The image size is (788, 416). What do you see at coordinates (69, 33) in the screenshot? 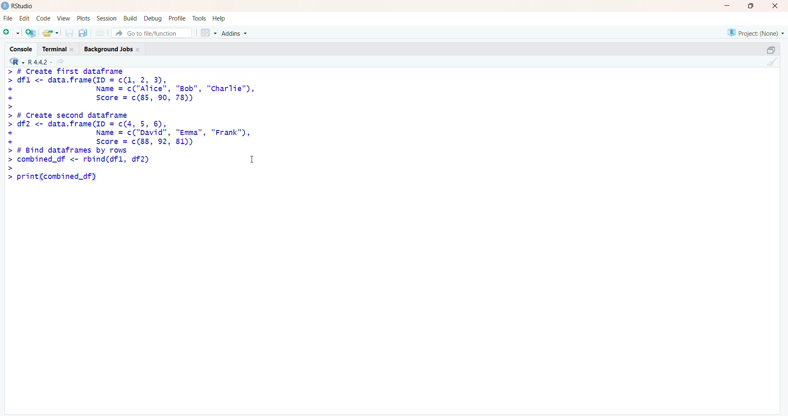
I see `save current document` at bounding box center [69, 33].